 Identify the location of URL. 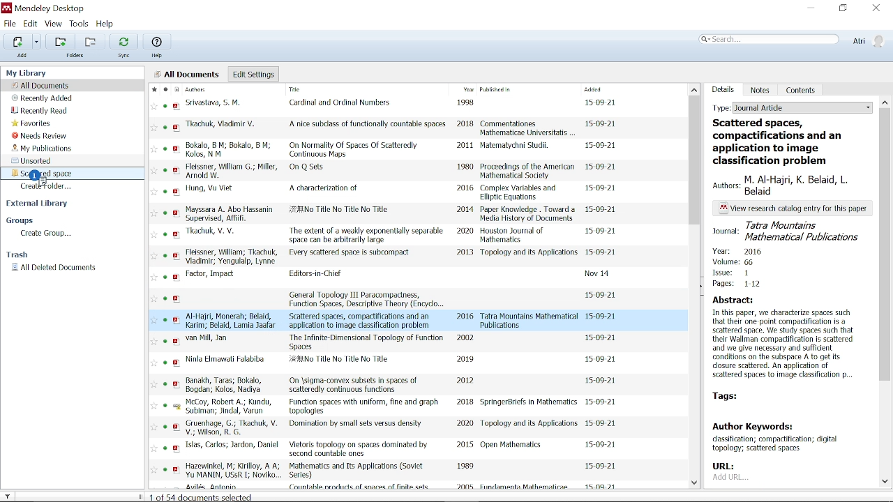
(729, 473).